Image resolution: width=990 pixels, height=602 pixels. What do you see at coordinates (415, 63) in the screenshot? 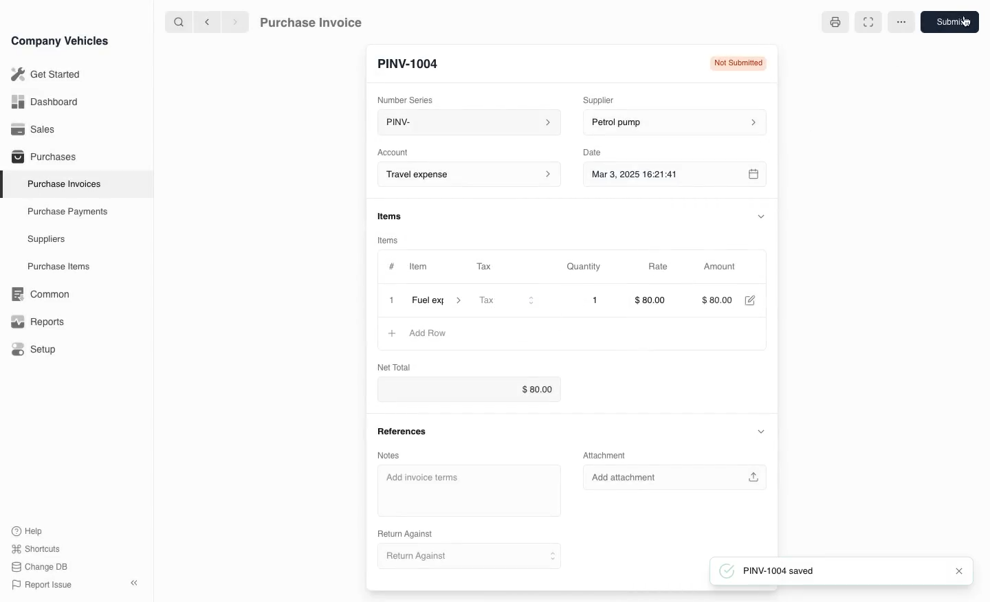
I see `New Entry` at bounding box center [415, 63].